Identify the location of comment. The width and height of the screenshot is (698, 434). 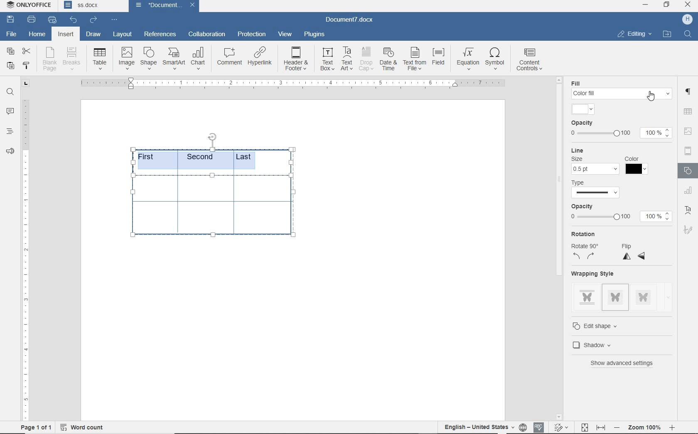
(229, 58).